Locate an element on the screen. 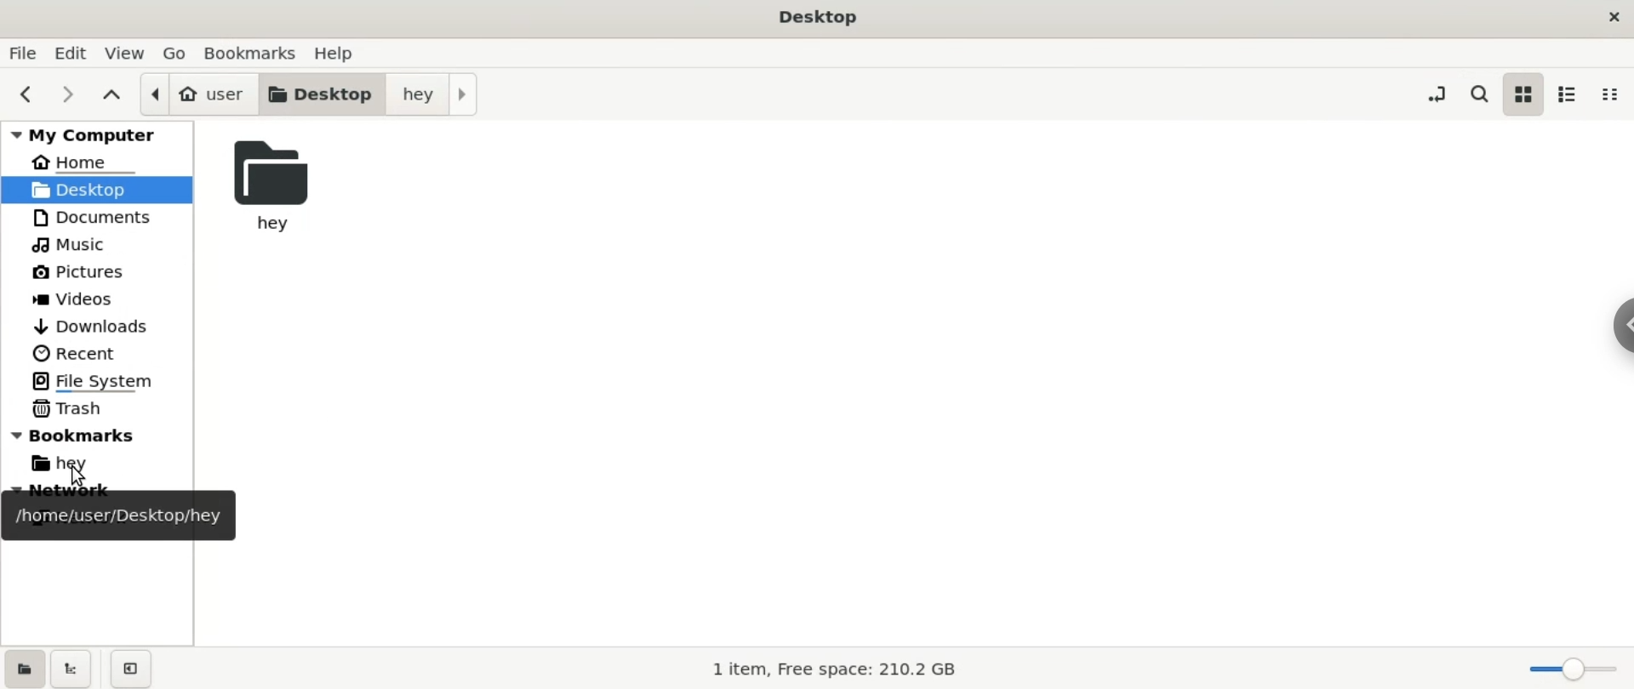  desktop is located at coordinates (322, 94).